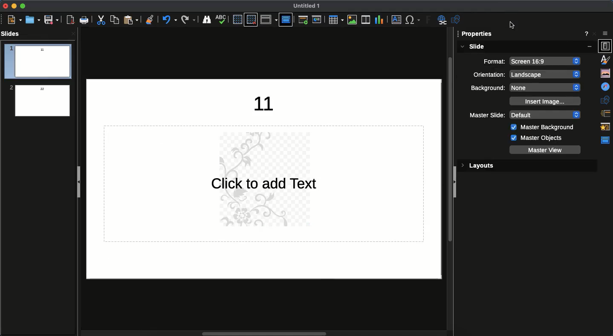 This screenshot has width=613, height=336. What do you see at coordinates (38, 99) in the screenshot?
I see `Watermark added` at bounding box center [38, 99].